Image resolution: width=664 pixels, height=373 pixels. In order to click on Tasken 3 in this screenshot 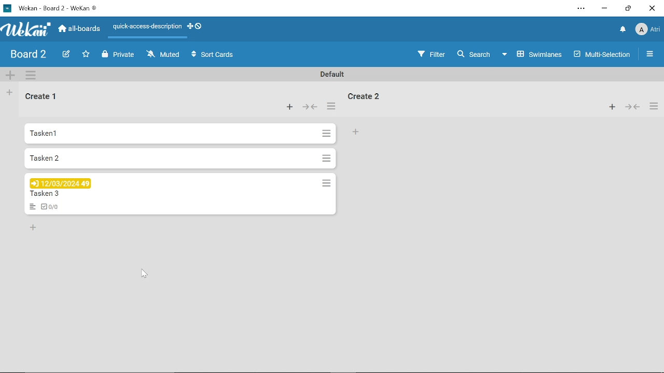, I will do `click(181, 195)`.